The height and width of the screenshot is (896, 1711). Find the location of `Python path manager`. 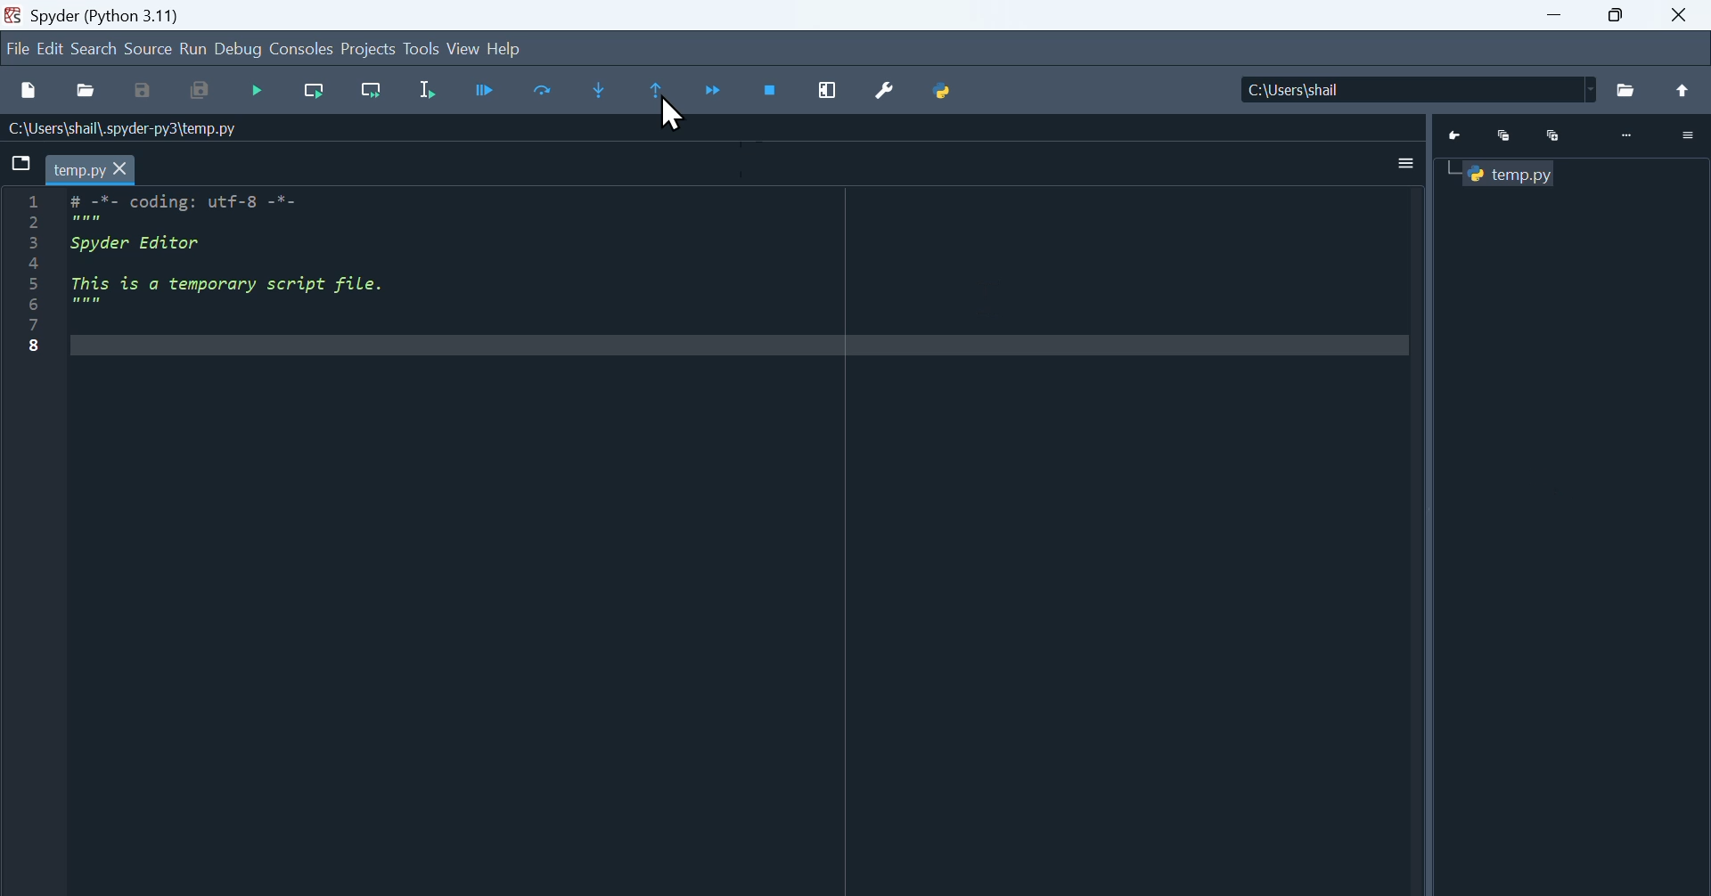

Python path manager is located at coordinates (945, 91).